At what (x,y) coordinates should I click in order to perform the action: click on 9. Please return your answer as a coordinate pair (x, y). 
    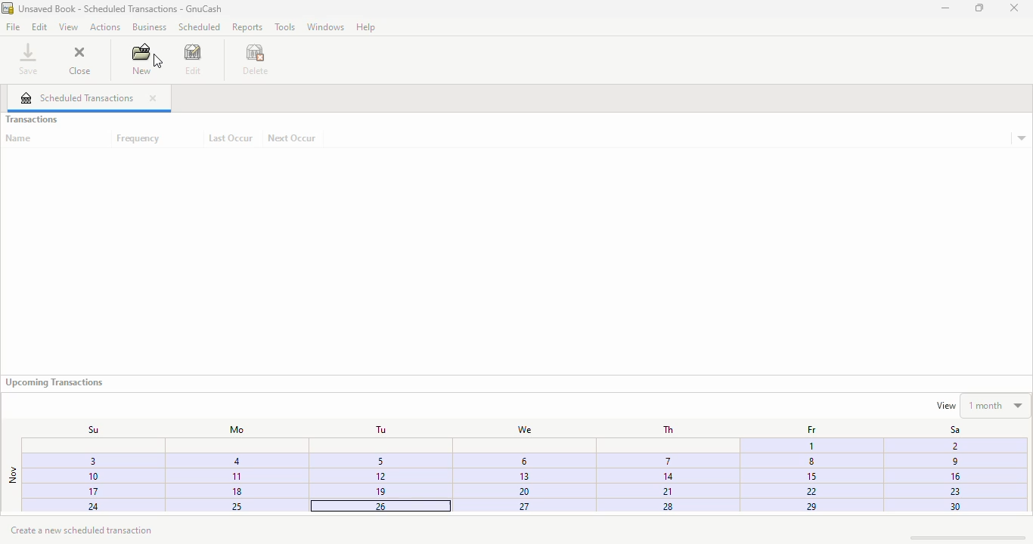
    Looking at the image, I should click on (951, 463).